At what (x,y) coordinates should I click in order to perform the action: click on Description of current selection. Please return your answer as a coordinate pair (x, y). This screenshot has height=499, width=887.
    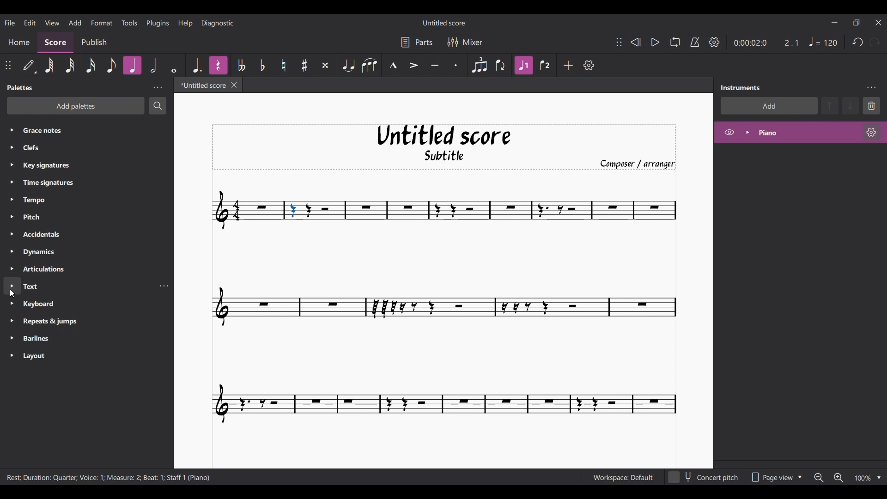
    Looking at the image, I should click on (108, 477).